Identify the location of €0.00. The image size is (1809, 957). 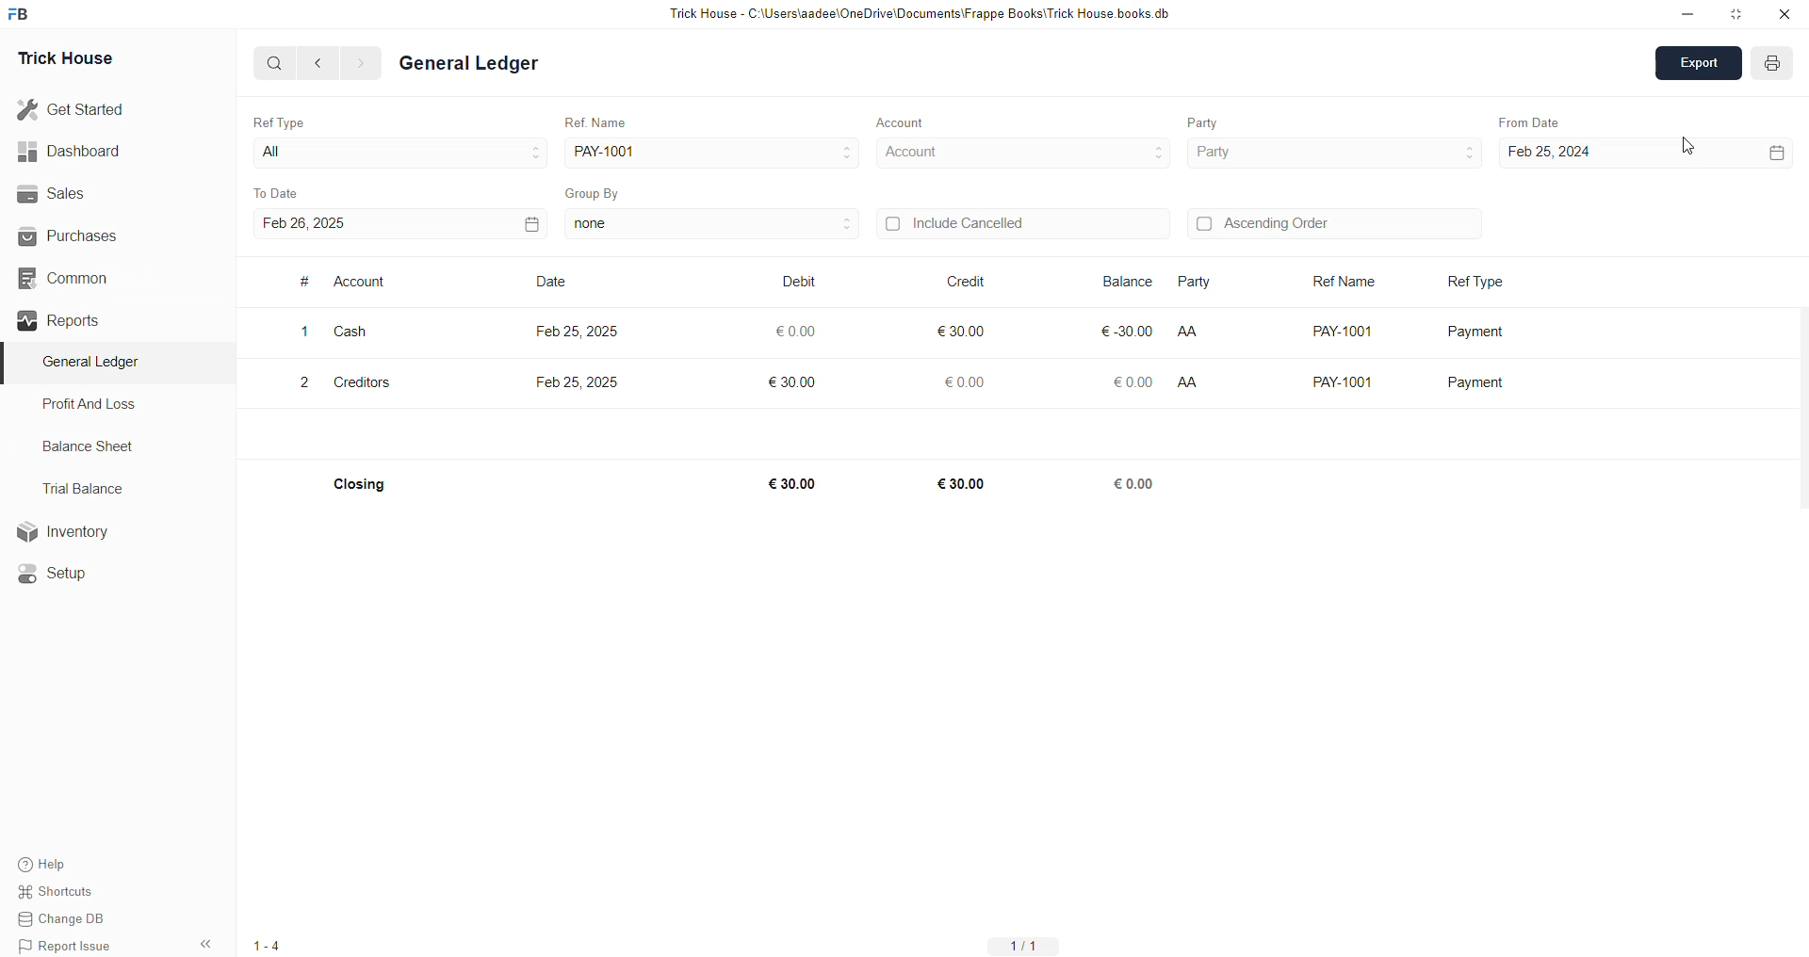
(970, 382).